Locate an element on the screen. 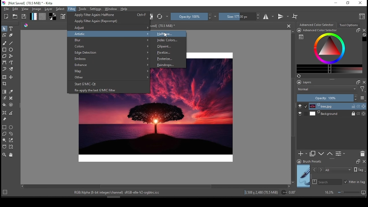 This screenshot has height=207, width=368. rectangular selection tool is located at coordinates (5, 127).